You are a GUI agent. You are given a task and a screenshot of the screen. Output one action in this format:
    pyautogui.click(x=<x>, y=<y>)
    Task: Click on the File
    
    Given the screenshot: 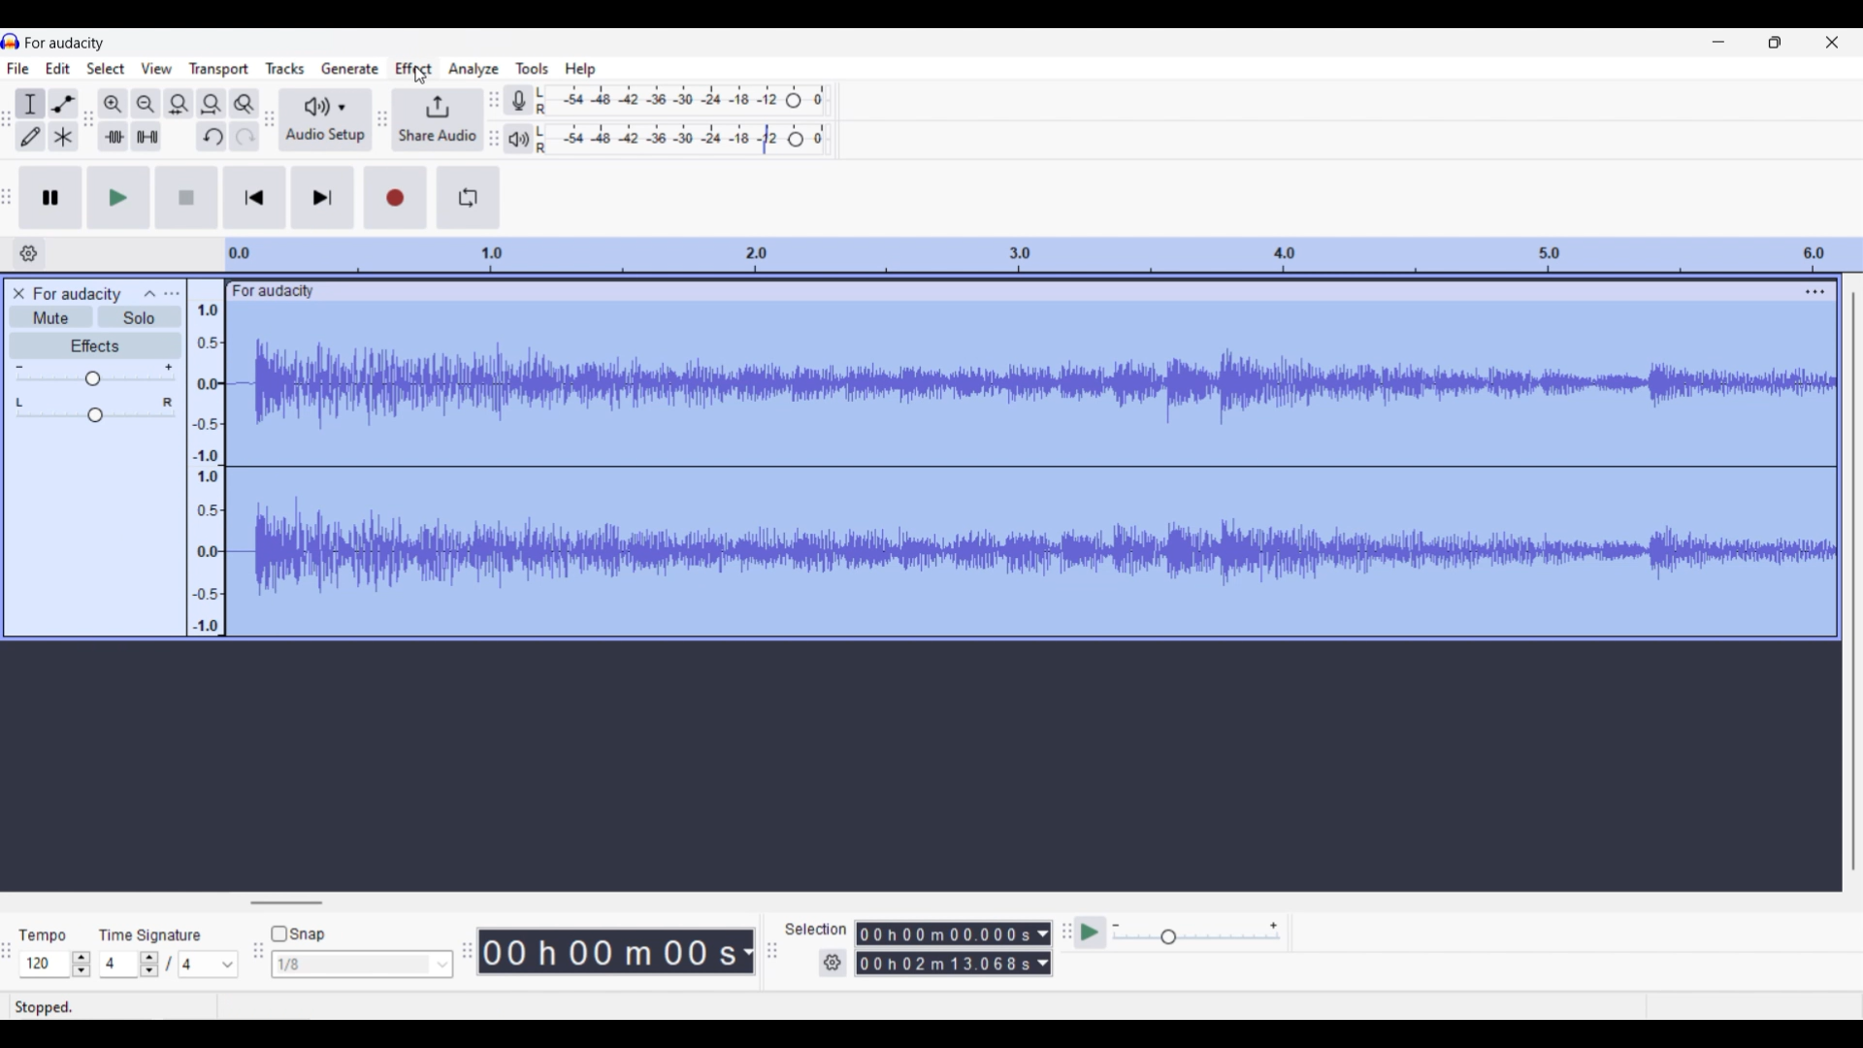 What is the action you would take?
    pyautogui.click(x=18, y=68)
    